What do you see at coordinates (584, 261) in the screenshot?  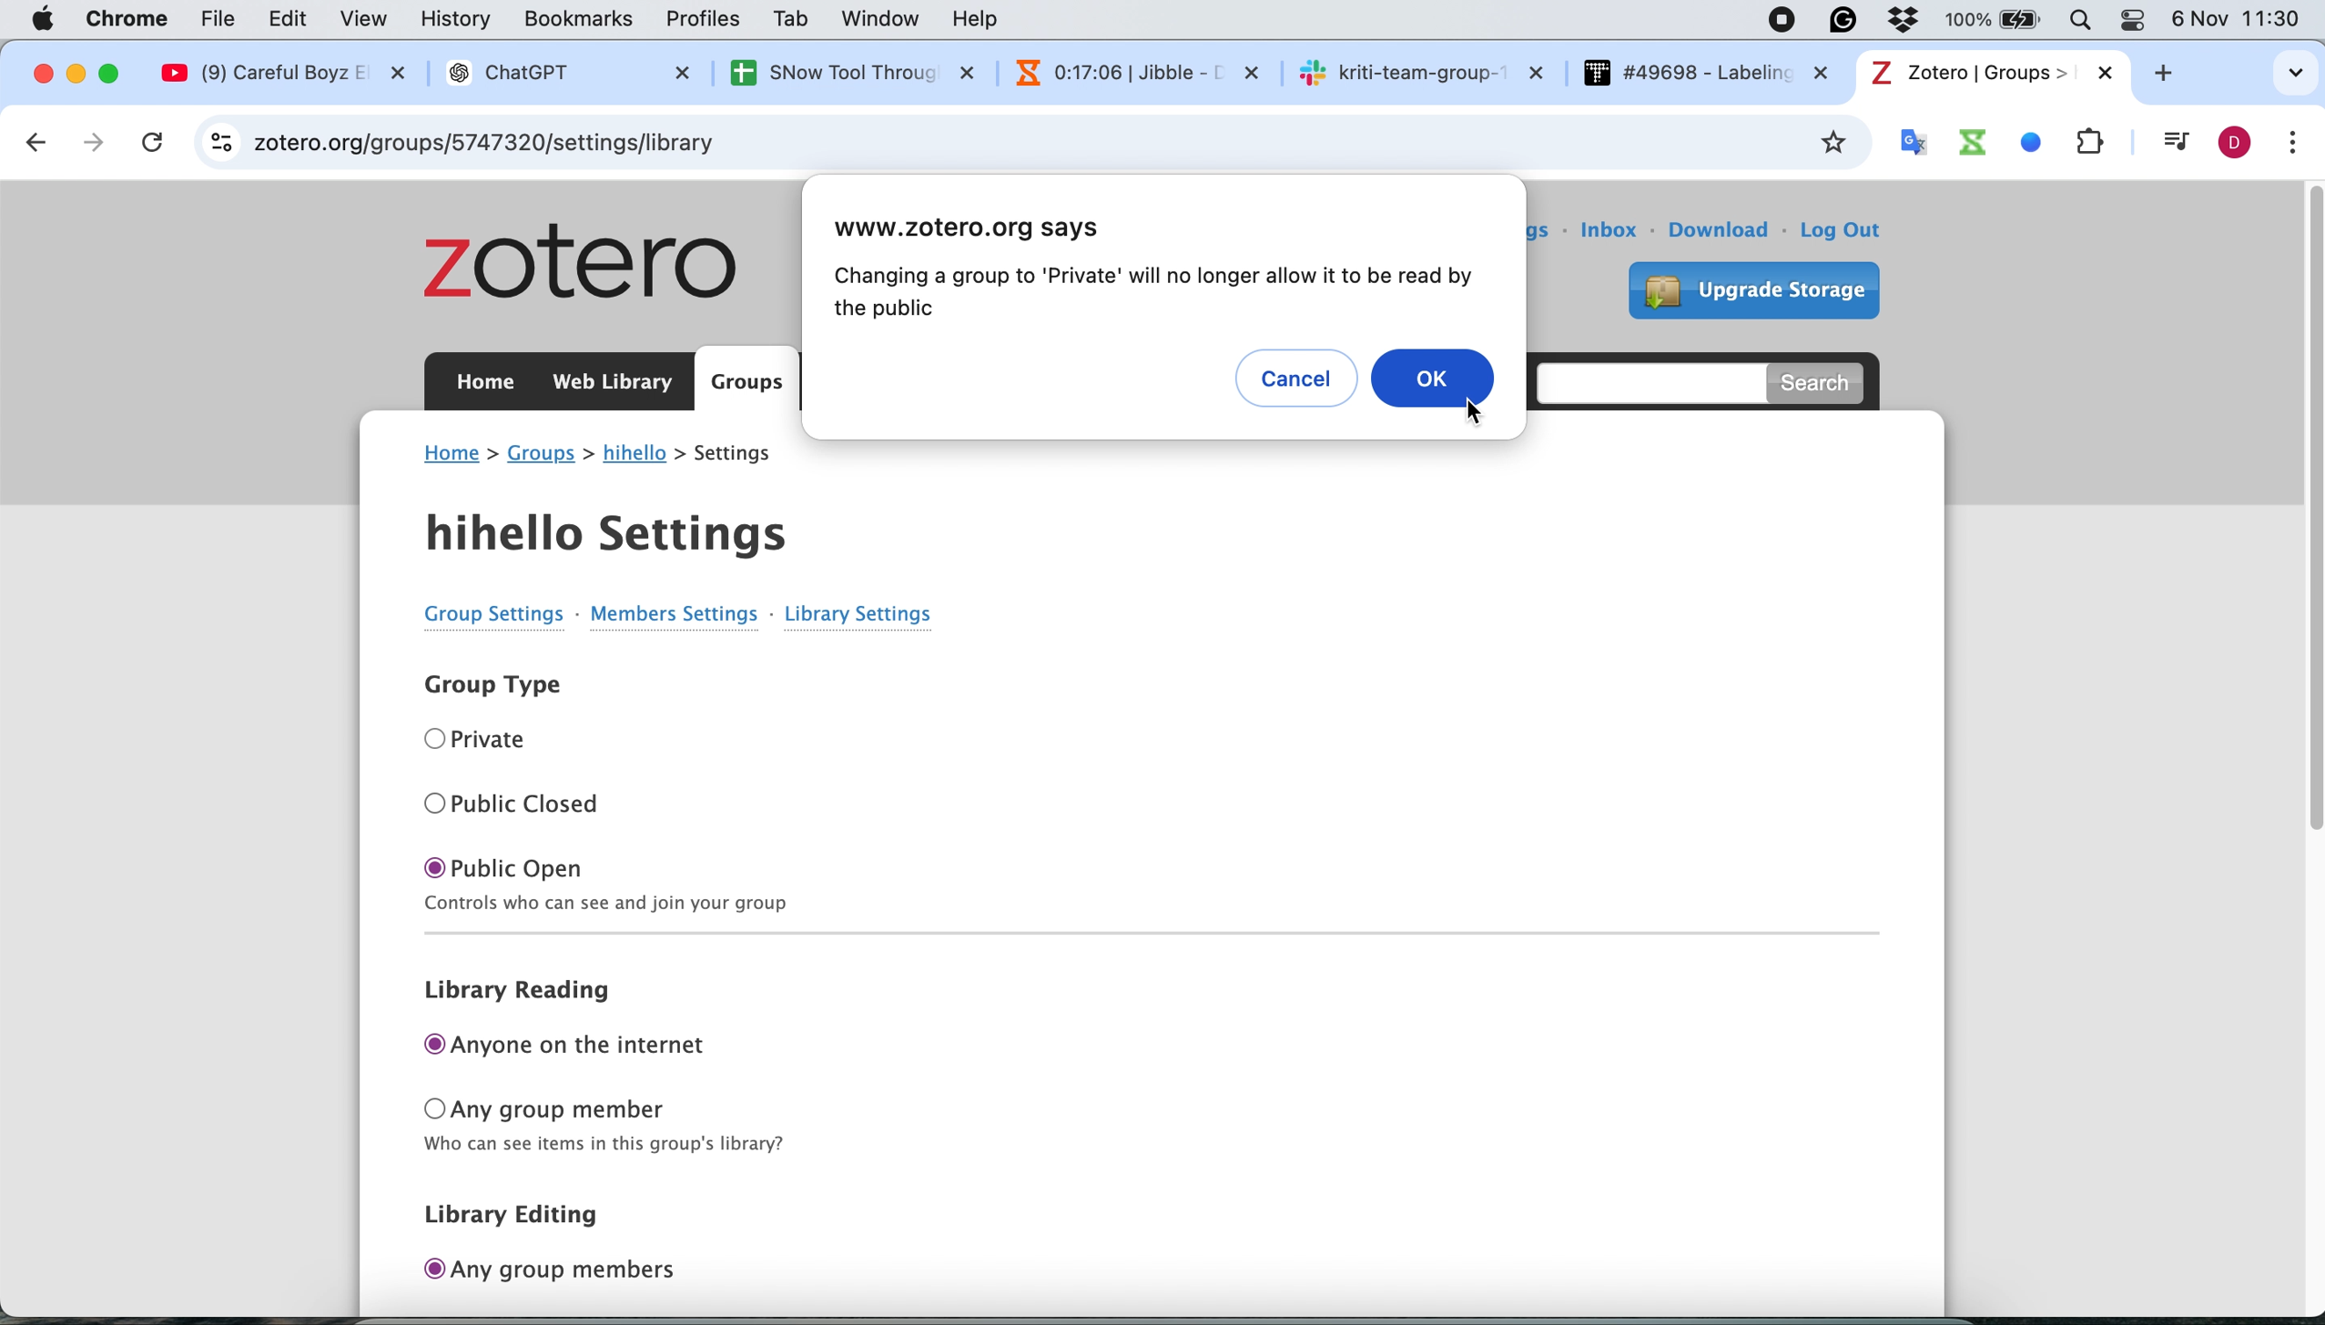 I see `zotero` at bounding box center [584, 261].